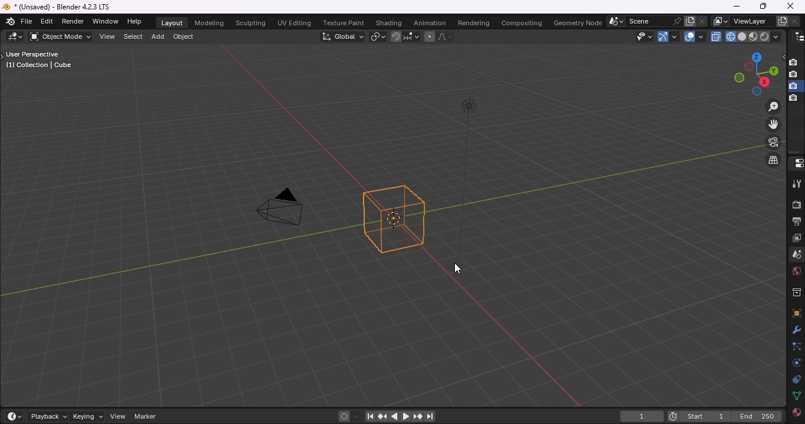 This screenshot has width=805, height=424. What do you see at coordinates (757, 418) in the screenshot?
I see `end 250` at bounding box center [757, 418].